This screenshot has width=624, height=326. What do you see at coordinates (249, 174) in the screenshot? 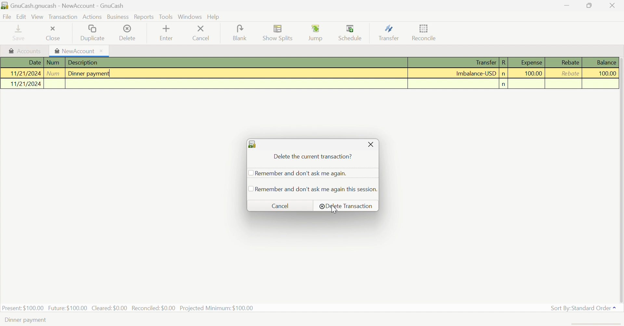
I see `Checkbox` at bounding box center [249, 174].